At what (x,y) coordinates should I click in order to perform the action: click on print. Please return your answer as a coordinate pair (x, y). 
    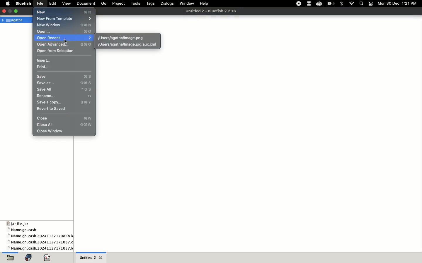
    Looking at the image, I should click on (43, 67).